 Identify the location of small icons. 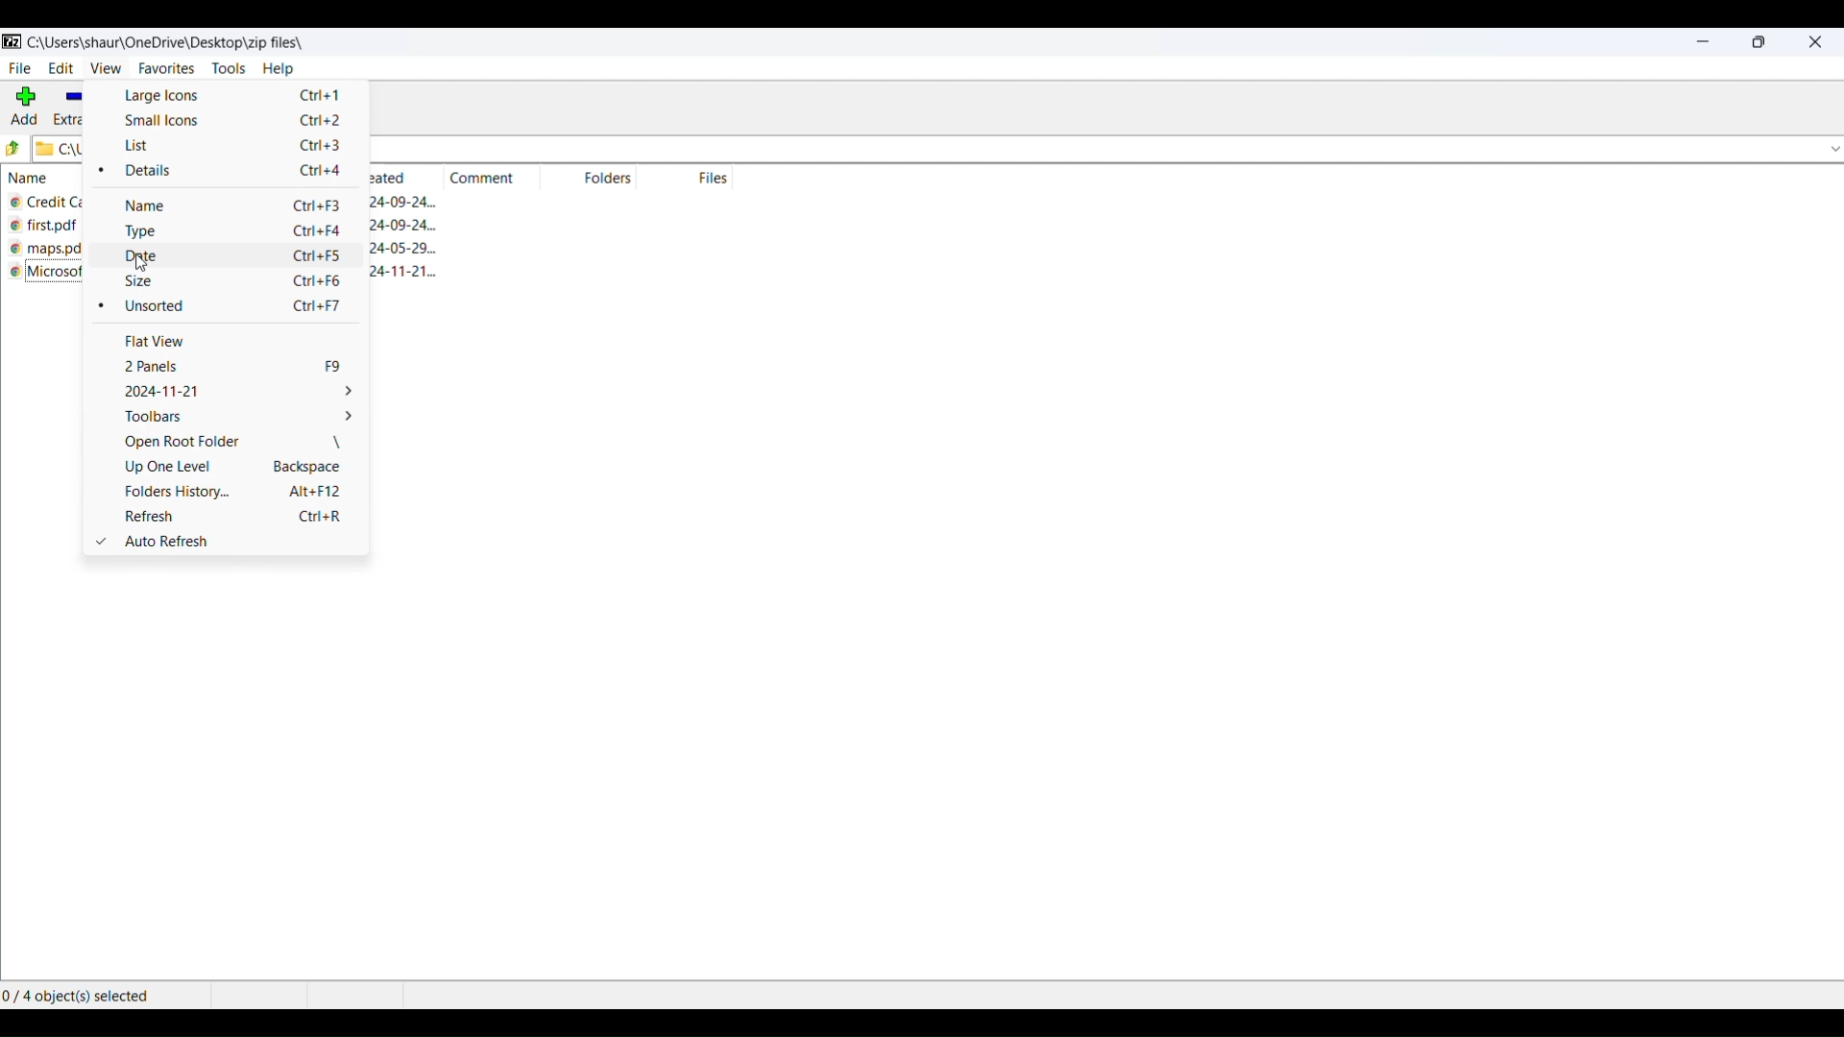
(234, 121).